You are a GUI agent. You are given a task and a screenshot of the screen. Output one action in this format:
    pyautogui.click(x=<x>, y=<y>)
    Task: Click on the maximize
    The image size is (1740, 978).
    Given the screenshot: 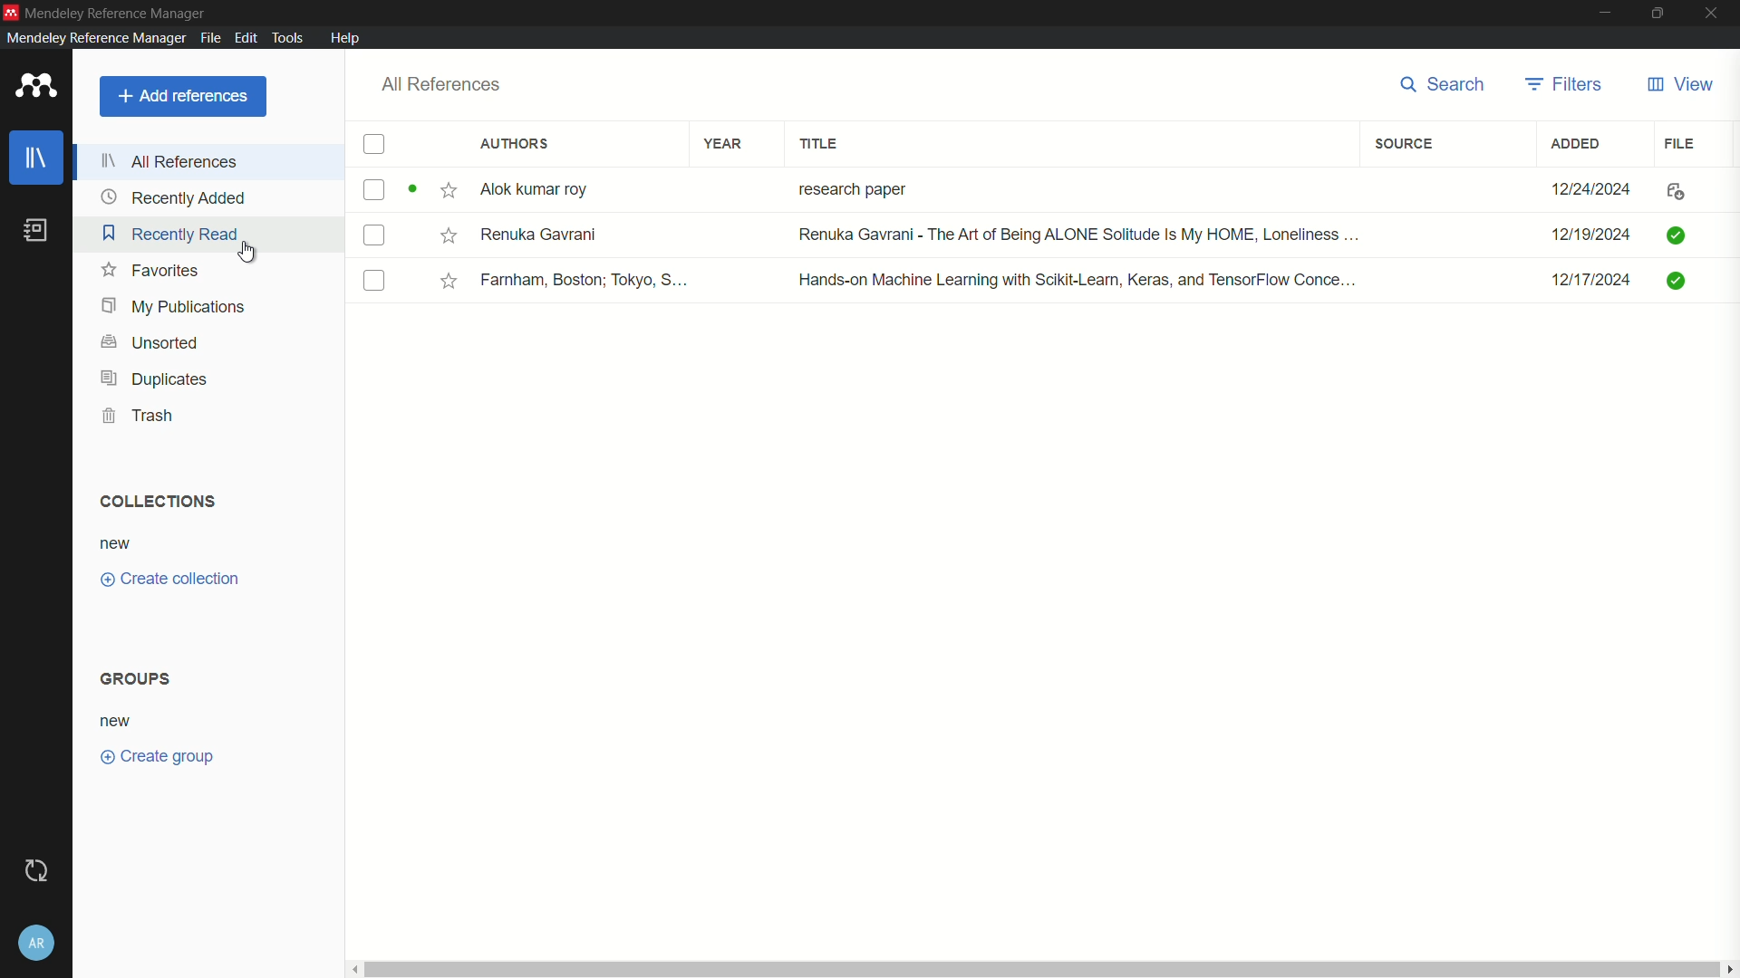 What is the action you would take?
    pyautogui.click(x=1657, y=12)
    